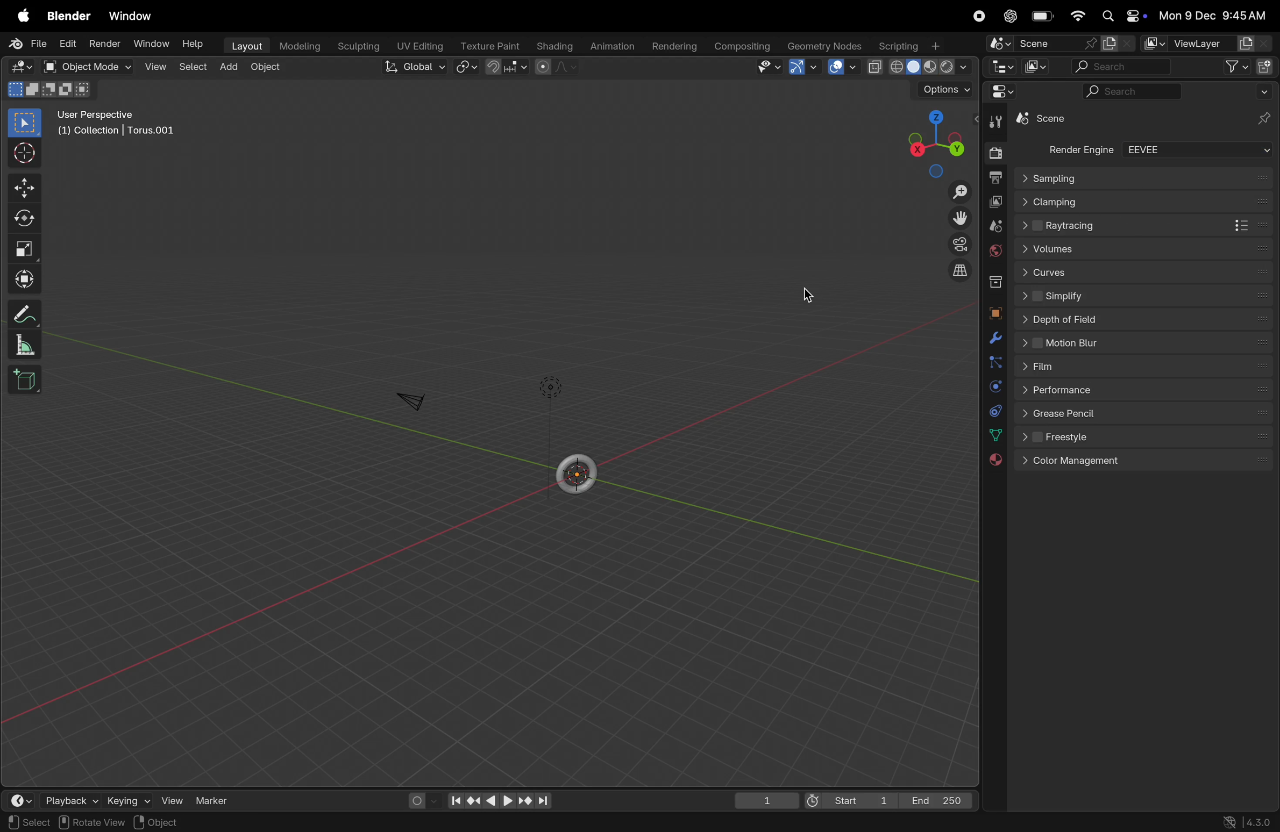  What do you see at coordinates (767, 802) in the screenshot?
I see `1` at bounding box center [767, 802].